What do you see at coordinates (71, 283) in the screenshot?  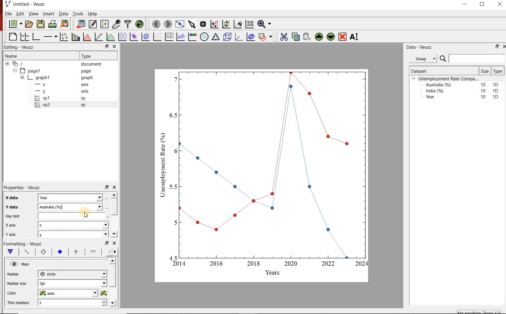 I see `1 pt` at bounding box center [71, 283].